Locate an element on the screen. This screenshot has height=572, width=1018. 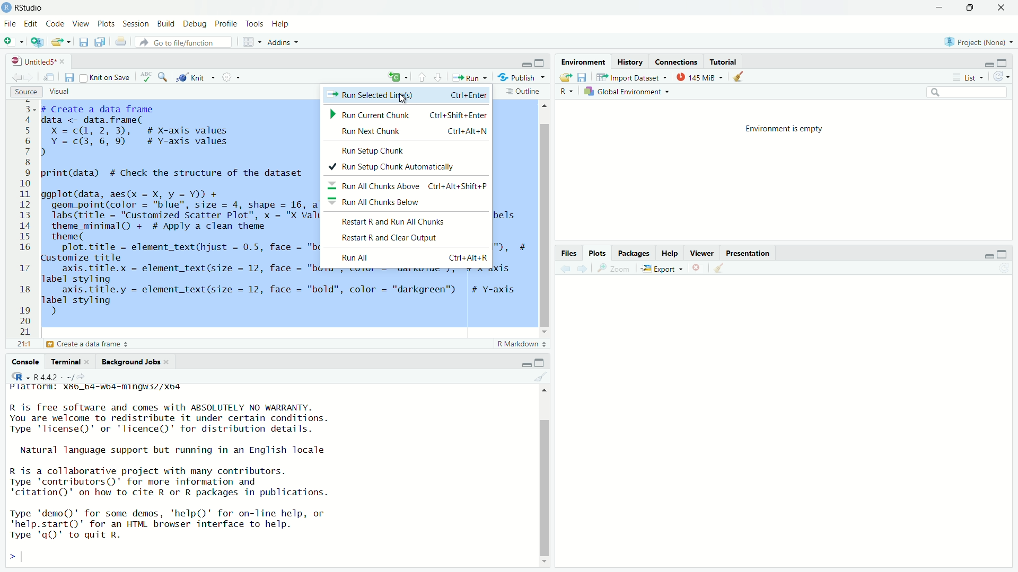
Environment is located at coordinates (583, 61).